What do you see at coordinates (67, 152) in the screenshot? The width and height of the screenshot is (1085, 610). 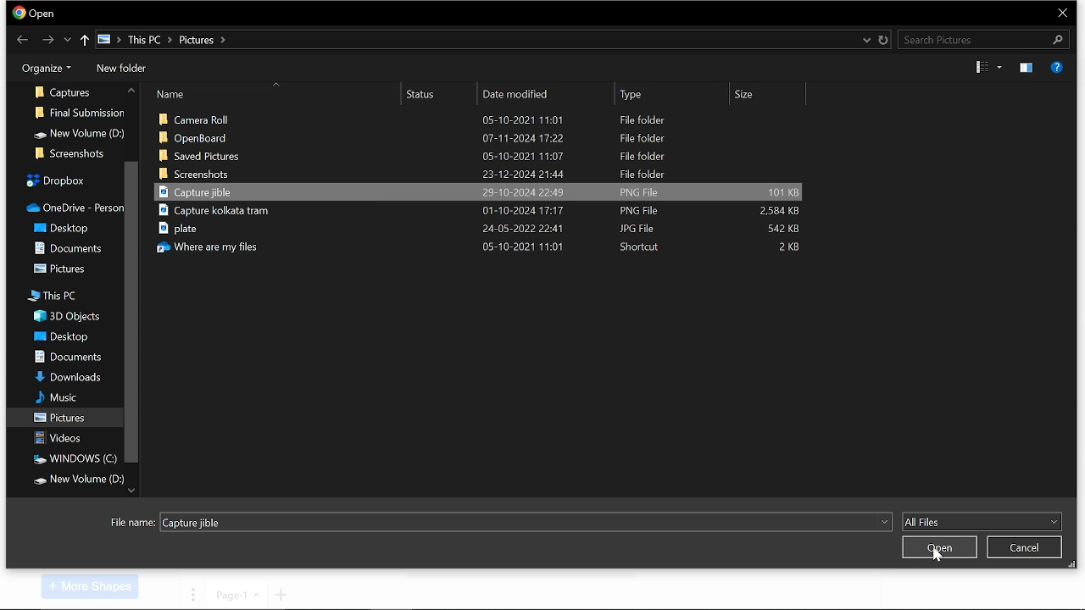 I see `folders` at bounding box center [67, 152].